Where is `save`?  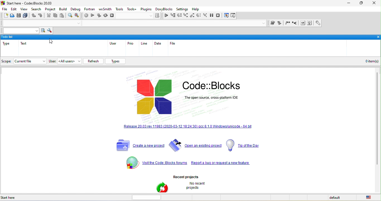 save is located at coordinates (20, 16).